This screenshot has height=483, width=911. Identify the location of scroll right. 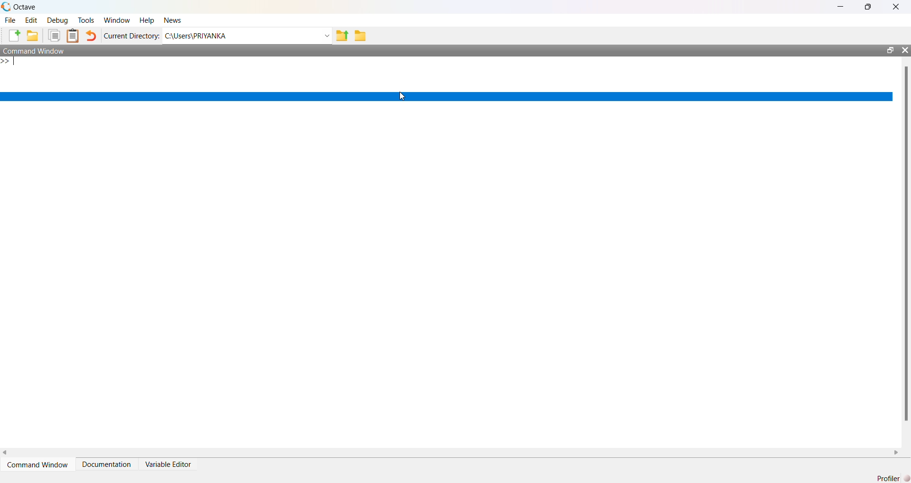
(896, 453).